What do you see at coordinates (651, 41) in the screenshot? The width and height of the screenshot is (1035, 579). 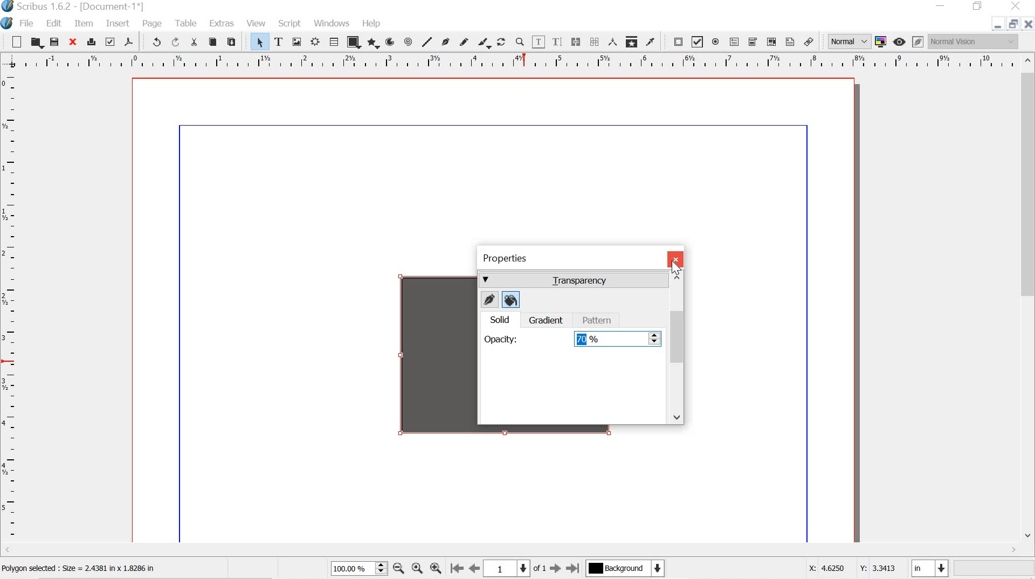 I see `eye dropper` at bounding box center [651, 41].